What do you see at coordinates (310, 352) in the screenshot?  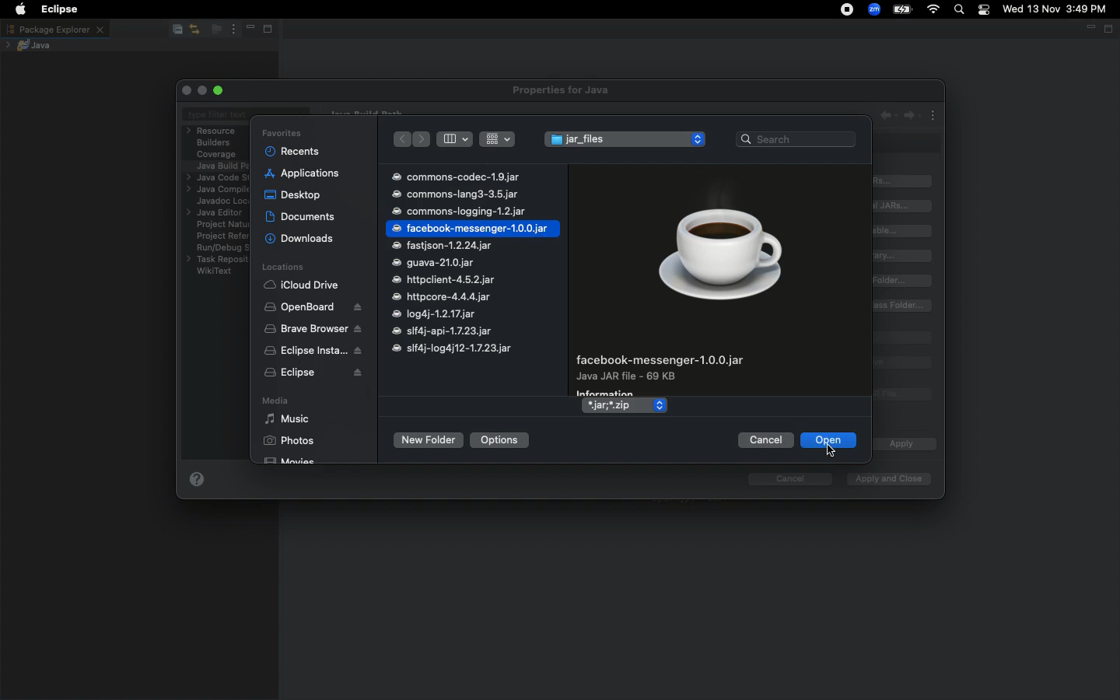 I see `Eclipse installer` at bounding box center [310, 352].